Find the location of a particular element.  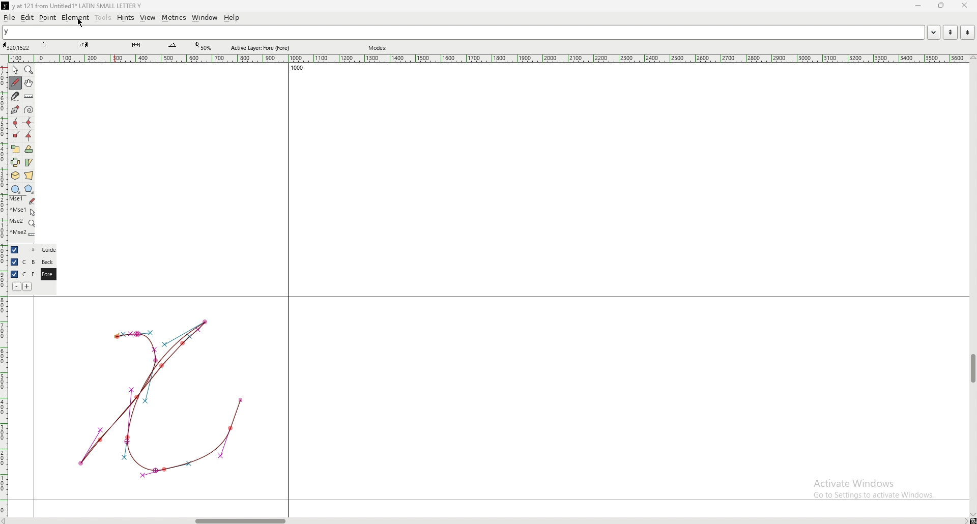

mse 1 is located at coordinates (22, 211).